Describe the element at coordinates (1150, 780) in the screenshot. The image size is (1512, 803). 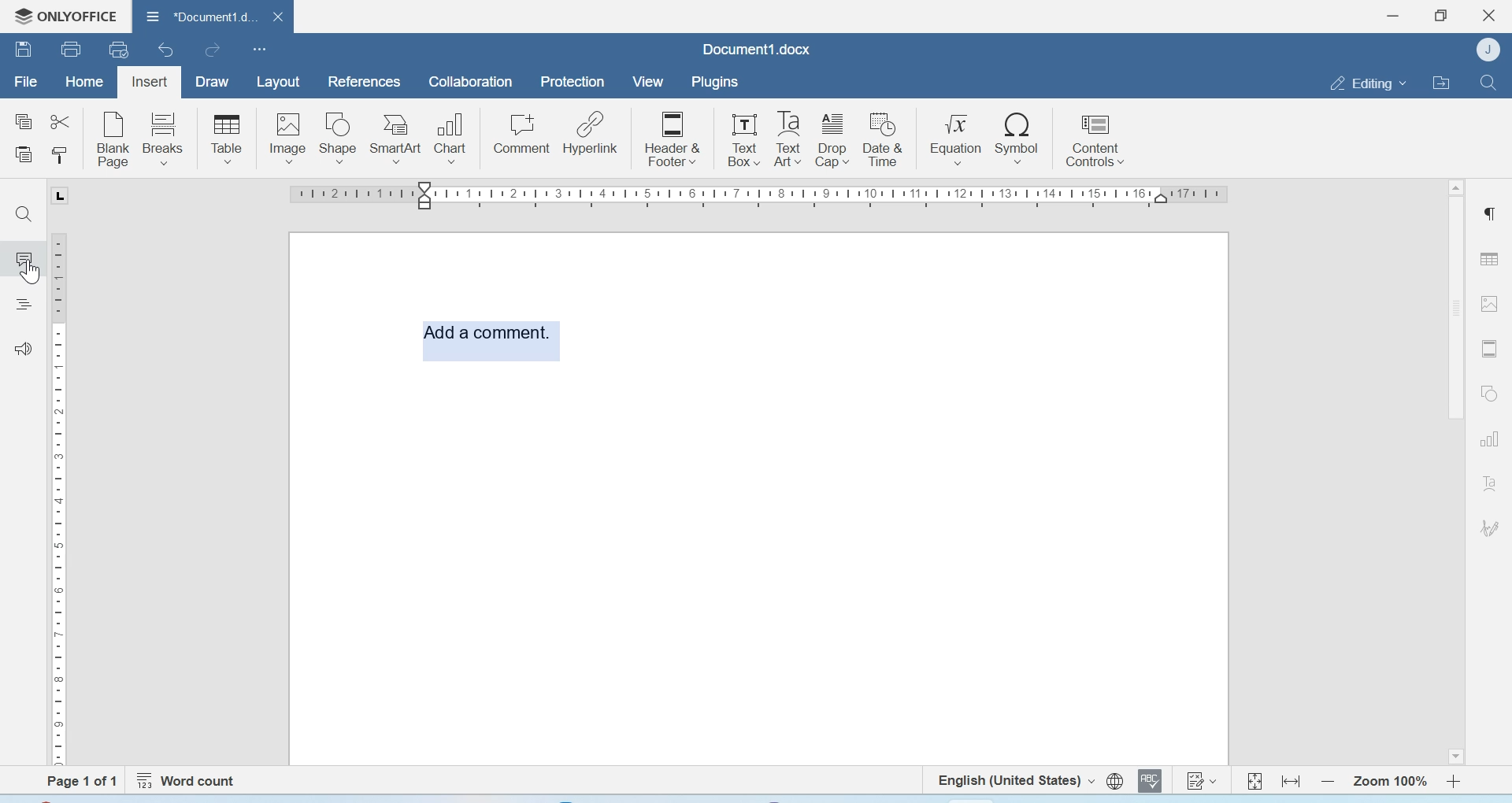
I see `Spell checking` at that location.